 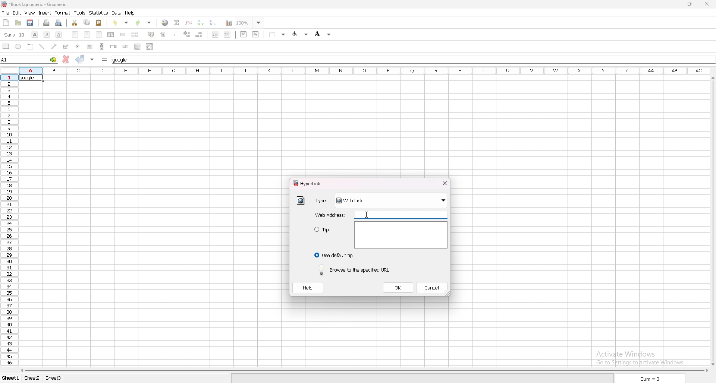 I want to click on edit, so click(x=17, y=13).